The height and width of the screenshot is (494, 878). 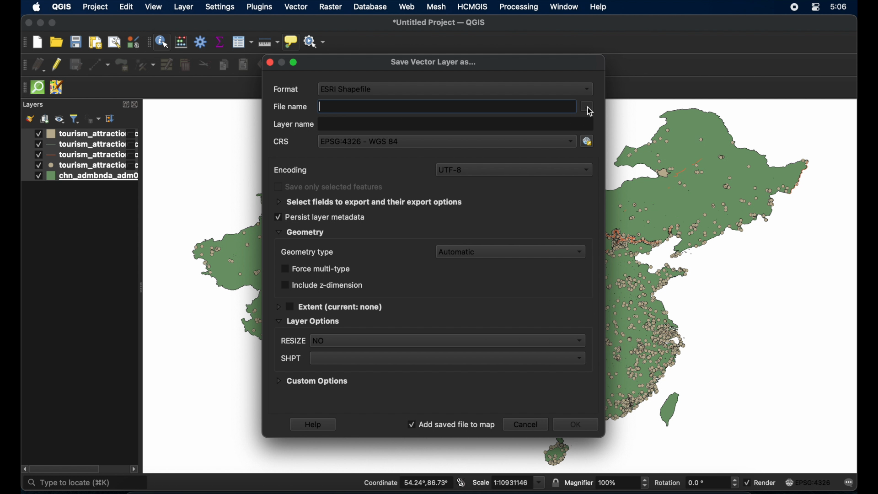 I want to click on rotation, so click(x=696, y=482).